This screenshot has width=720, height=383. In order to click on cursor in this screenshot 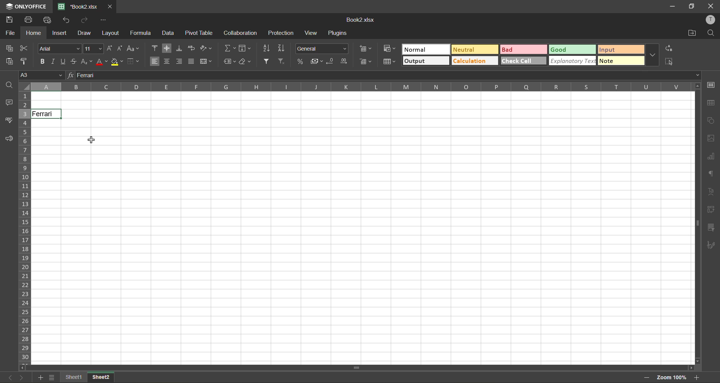, I will do `click(93, 139)`.